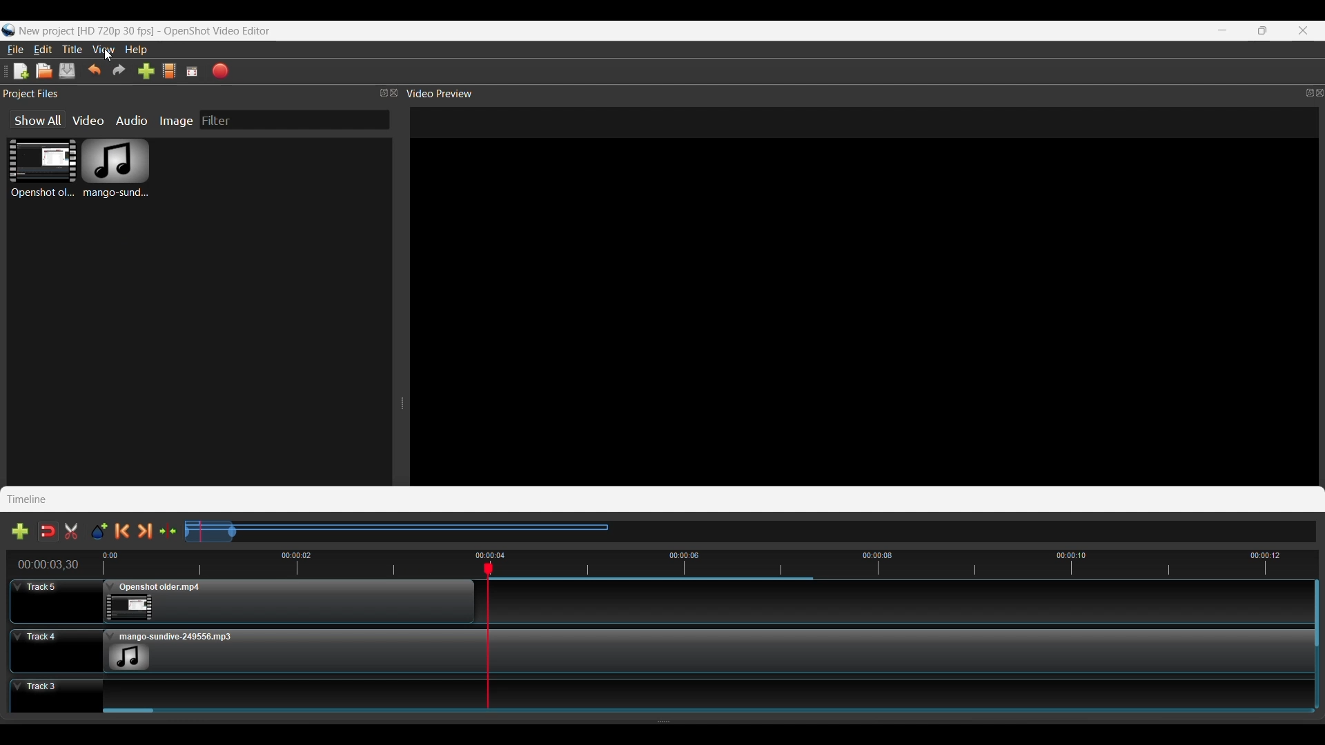 The height and width of the screenshot is (745, 1325). Describe the element at coordinates (654, 692) in the screenshot. I see `Track 3` at that location.